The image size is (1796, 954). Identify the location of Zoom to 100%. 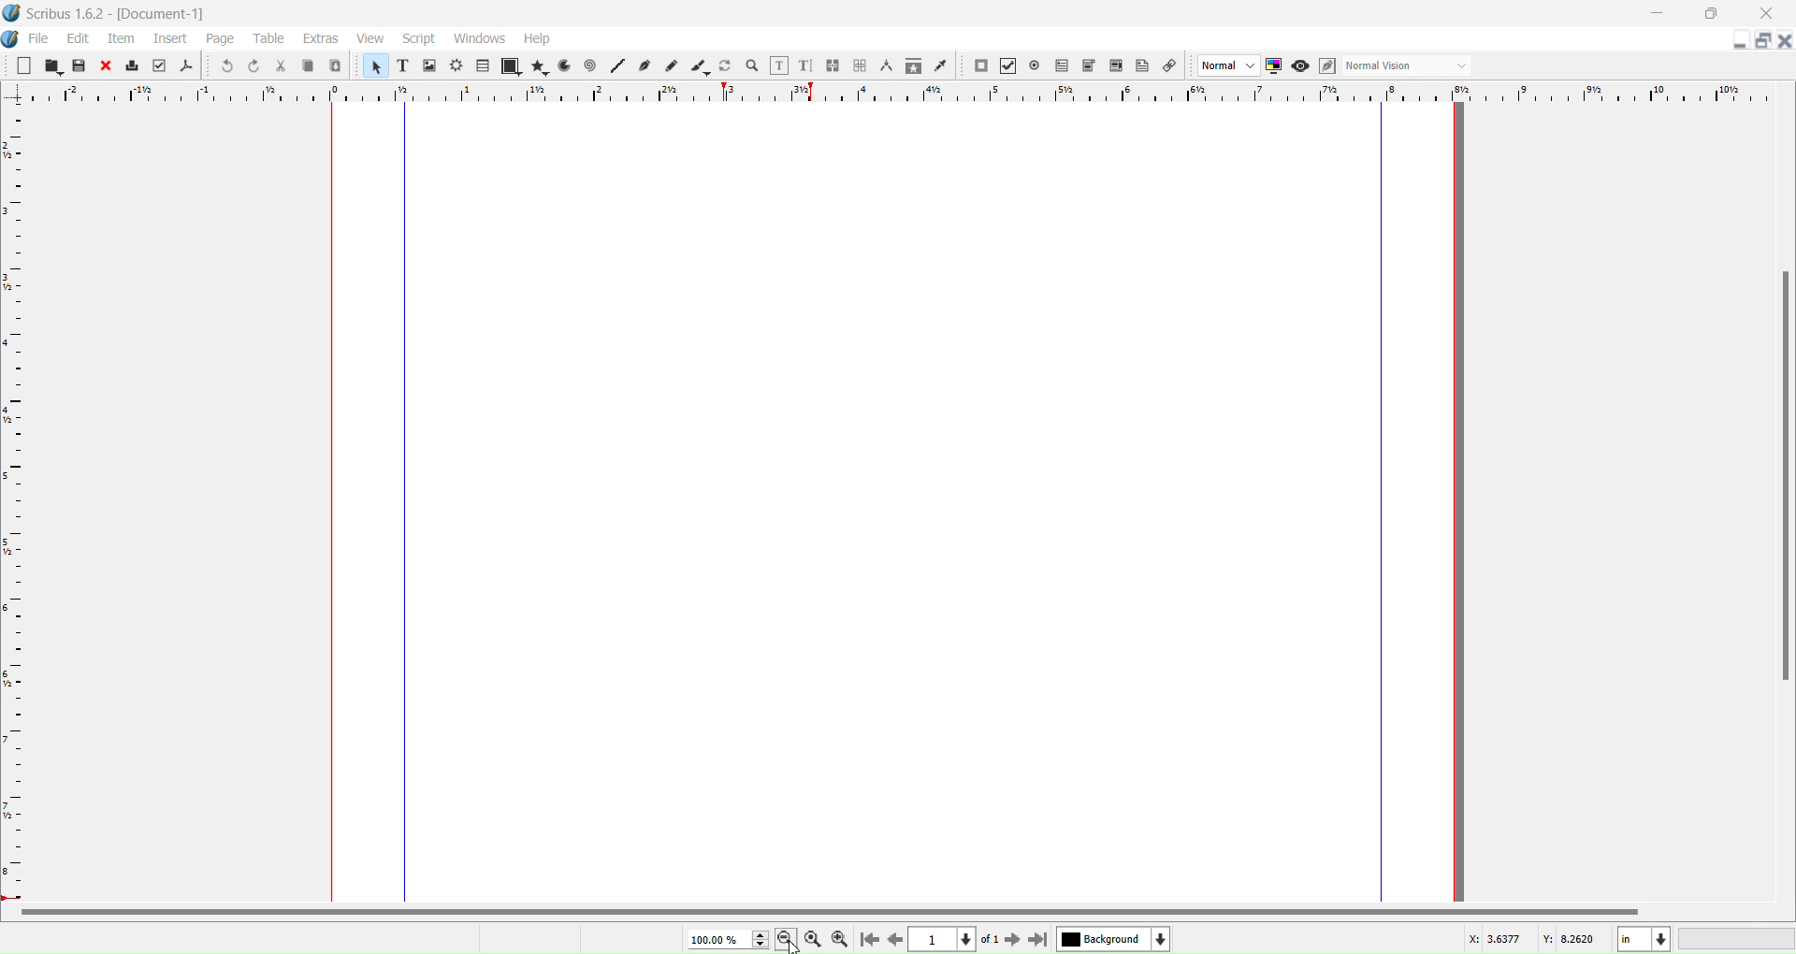
(814, 940).